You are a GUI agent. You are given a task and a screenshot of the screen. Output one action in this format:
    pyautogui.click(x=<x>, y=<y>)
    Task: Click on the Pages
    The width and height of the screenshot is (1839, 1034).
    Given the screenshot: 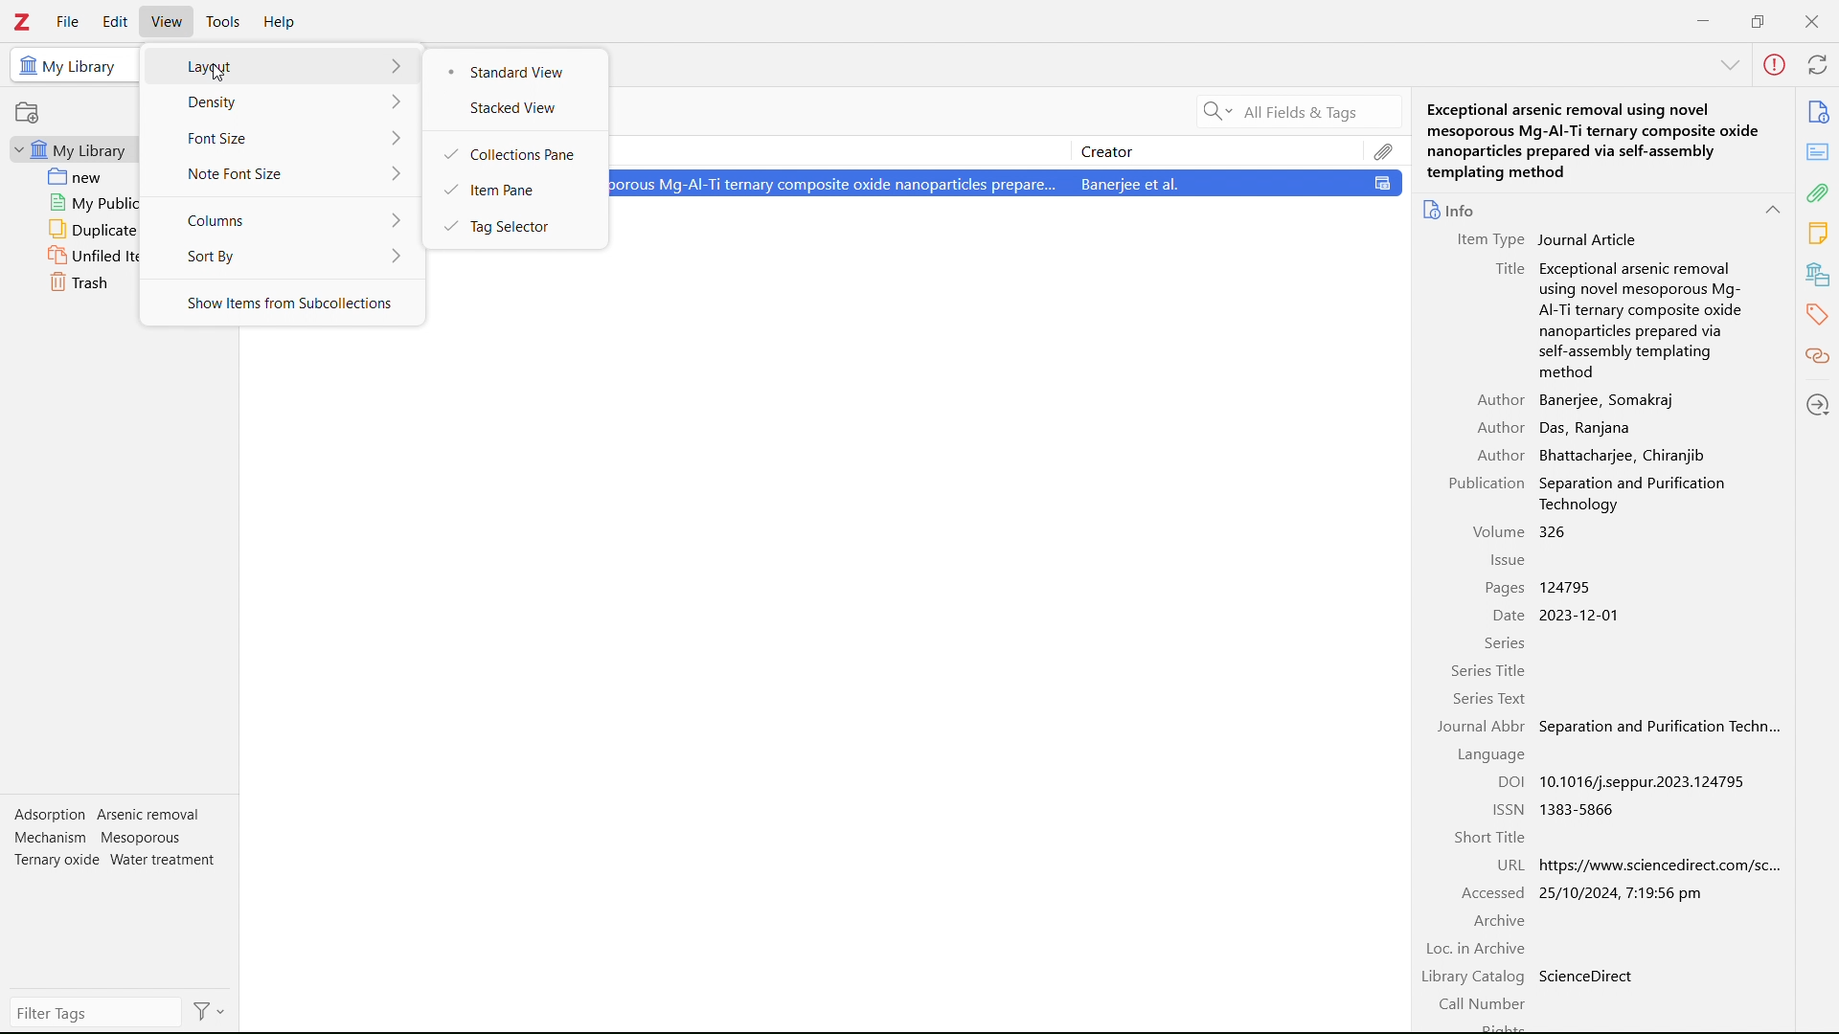 What is the action you would take?
    pyautogui.click(x=1504, y=588)
    